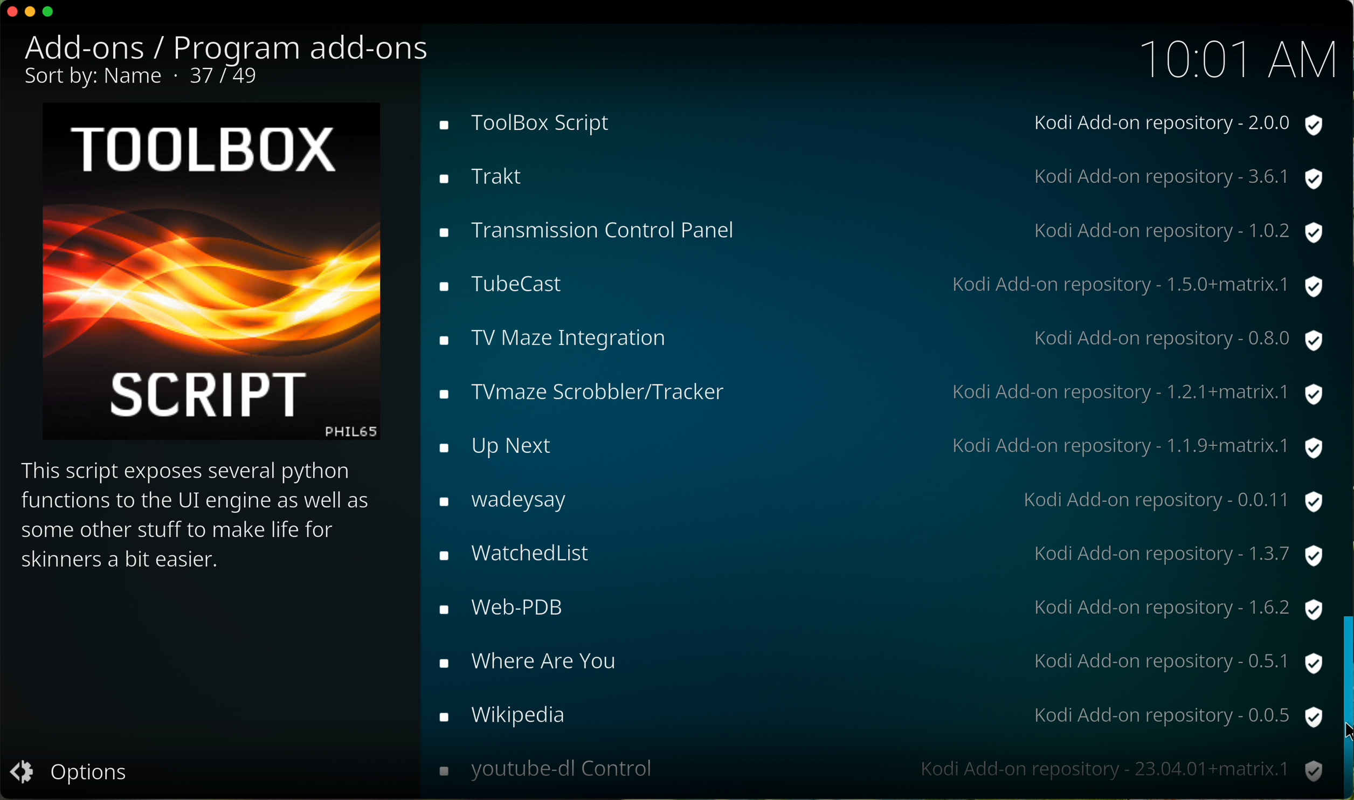  Describe the element at coordinates (202, 516) in the screenshot. I see `description` at that location.